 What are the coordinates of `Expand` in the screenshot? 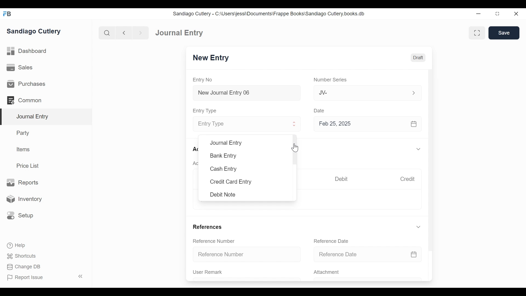 It's located at (419, 149).